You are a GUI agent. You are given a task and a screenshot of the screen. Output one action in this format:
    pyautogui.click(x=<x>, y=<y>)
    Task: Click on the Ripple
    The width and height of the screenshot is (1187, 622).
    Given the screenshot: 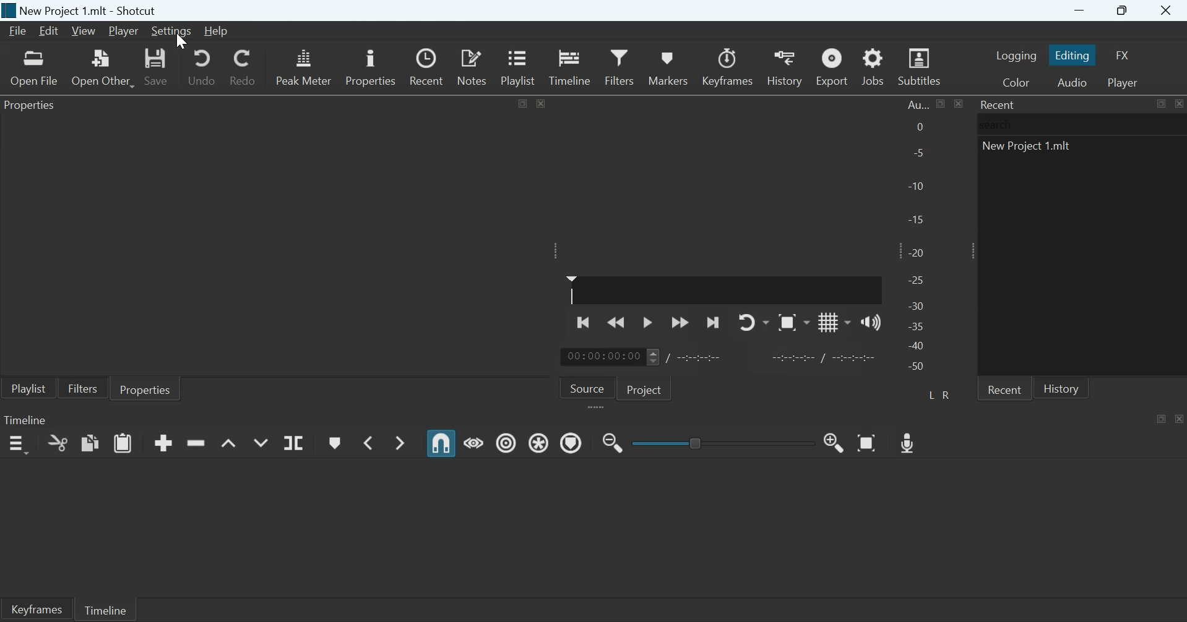 What is the action you would take?
    pyautogui.click(x=506, y=442)
    